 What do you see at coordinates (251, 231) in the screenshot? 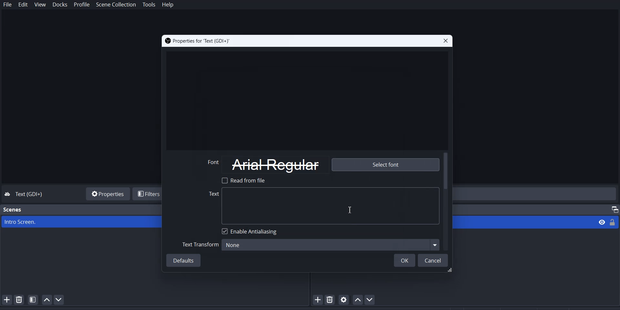
I see `Enable Antialiasing` at bounding box center [251, 231].